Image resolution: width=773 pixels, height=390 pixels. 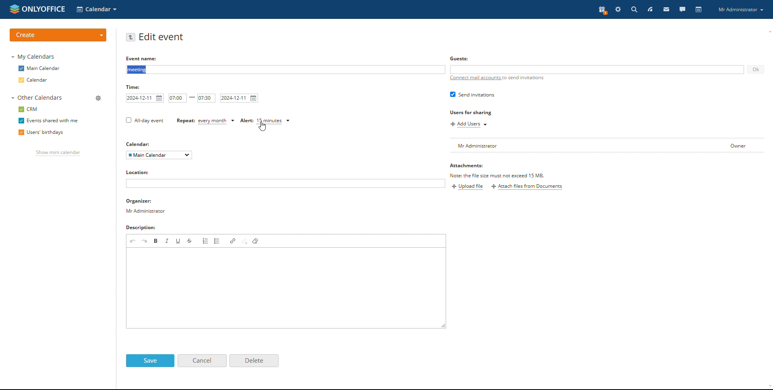 What do you see at coordinates (469, 125) in the screenshot?
I see `add users` at bounding box center [469, 125].